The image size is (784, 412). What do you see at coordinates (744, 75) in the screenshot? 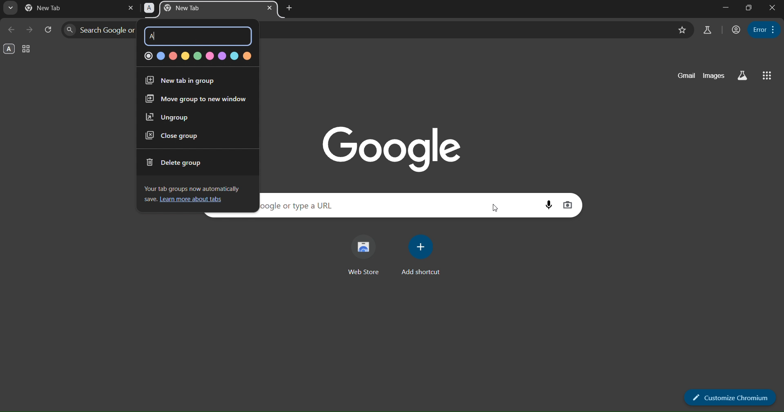
I see `search labs` at bounding box center [744, 75].